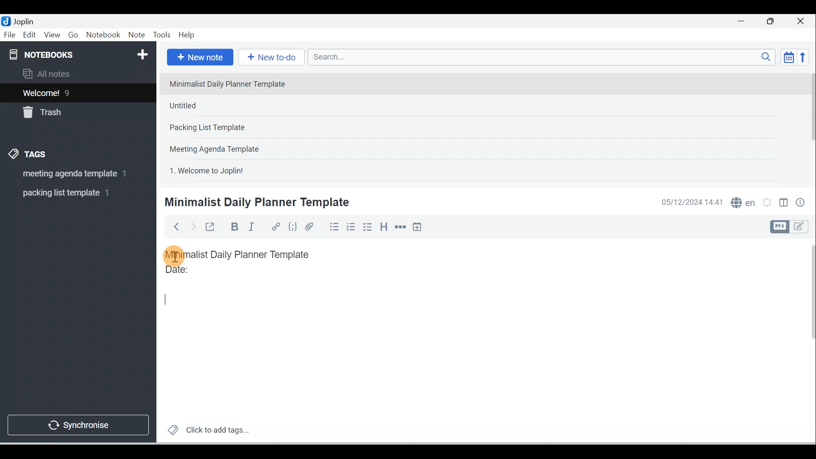 This screenshot has height=459, width=816. Describe the element at coordinates (383, 226) in the screenshot. I see `Heading` at that location.